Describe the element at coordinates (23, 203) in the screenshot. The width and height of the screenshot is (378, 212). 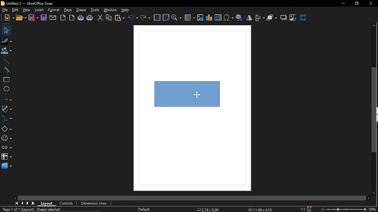
I see `previous page` at that location.